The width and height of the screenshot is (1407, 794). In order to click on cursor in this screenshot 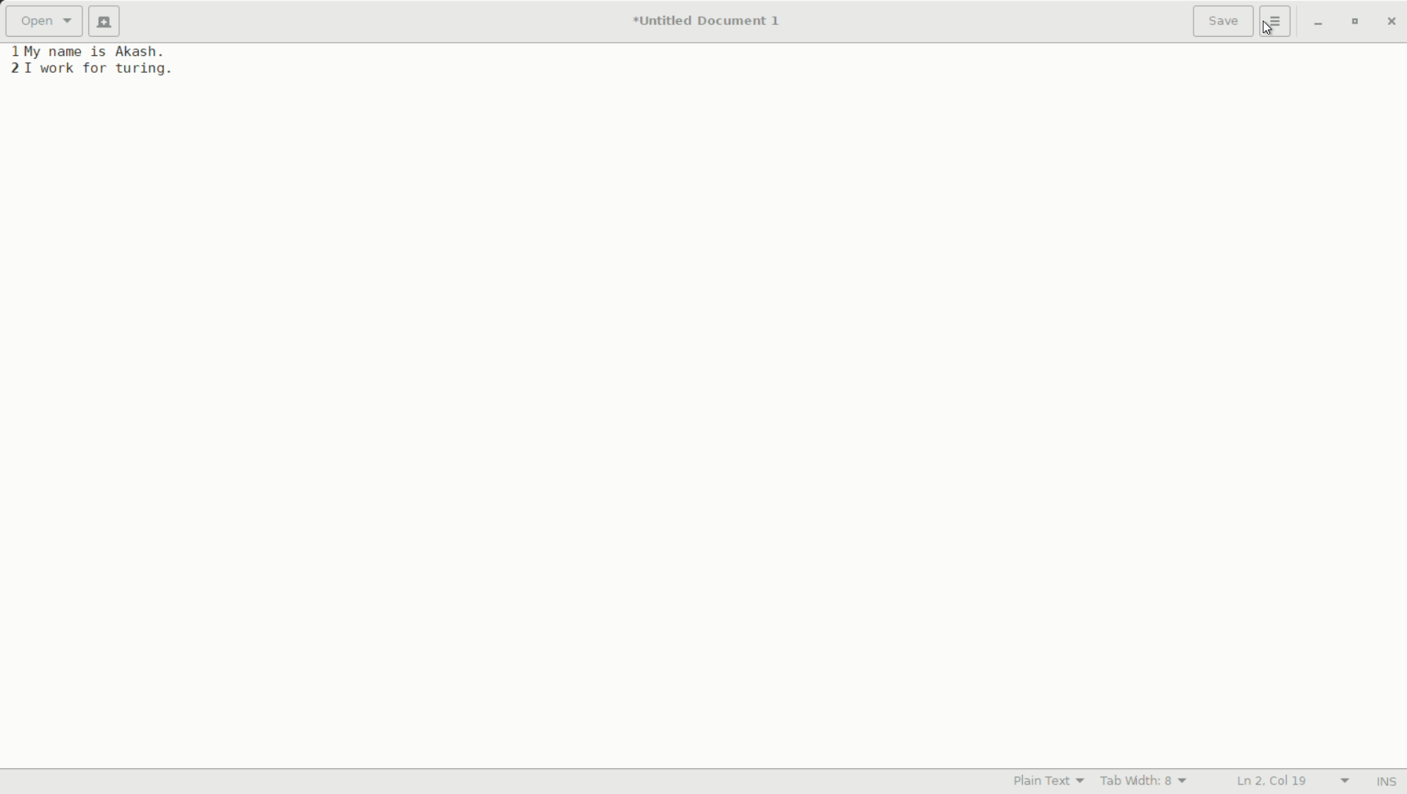, I will do `click(1270, 29)`.